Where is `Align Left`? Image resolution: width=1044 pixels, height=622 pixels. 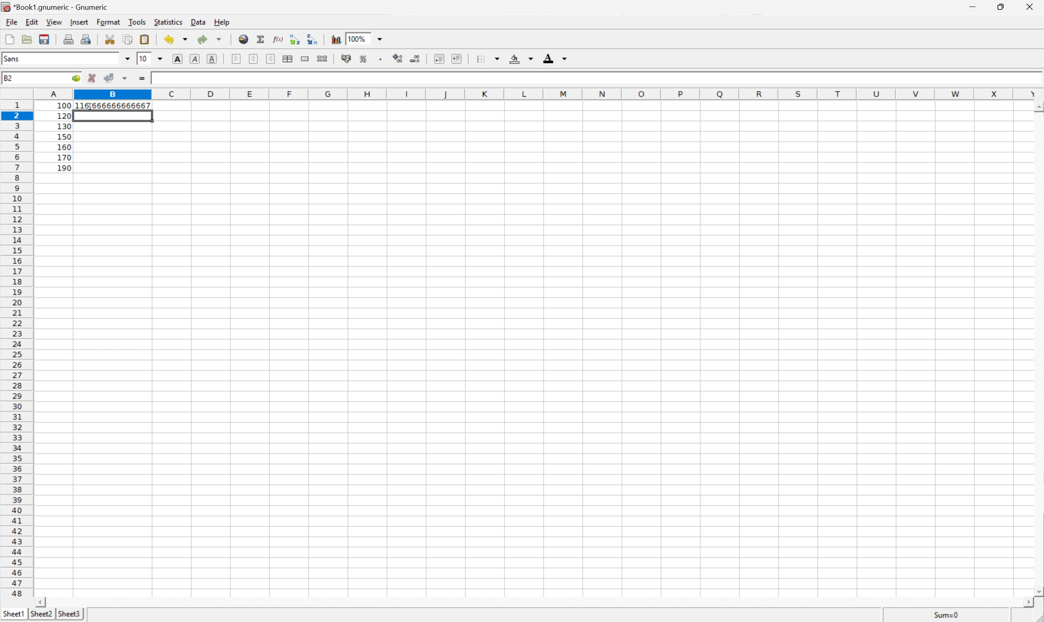
Align Left is located at coordinates (236, 59).